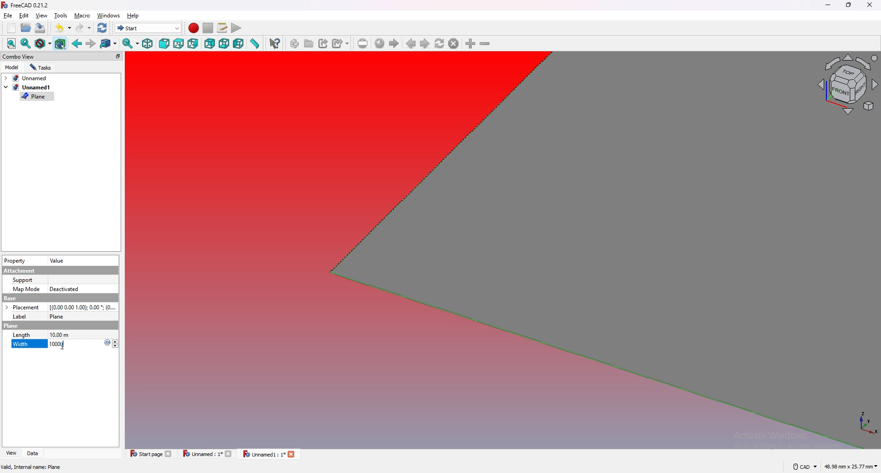  Describe the element at coordinates (852, 467) in the screenshot. I see `48.98 mm x 25.77 mm` at that location.